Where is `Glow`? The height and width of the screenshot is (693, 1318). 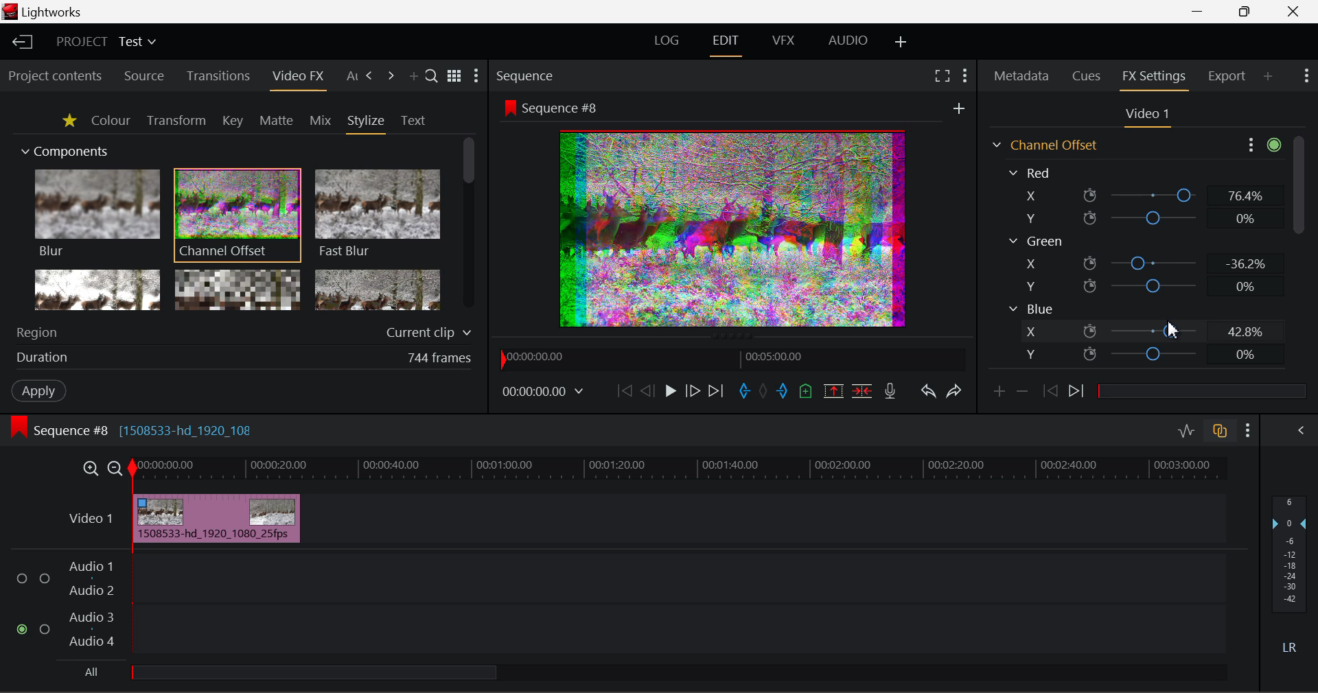
Glow is located at coordinates (95, 289).